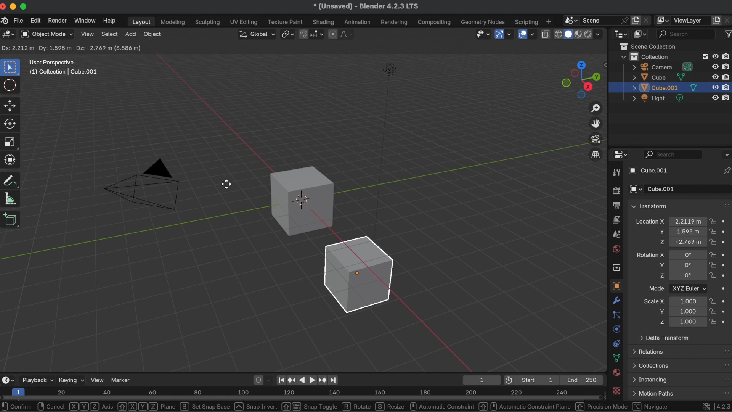  What do you see at coordinates (727, 254) in the screenshot?
I see `animate property` at bounding box center [727, 254].